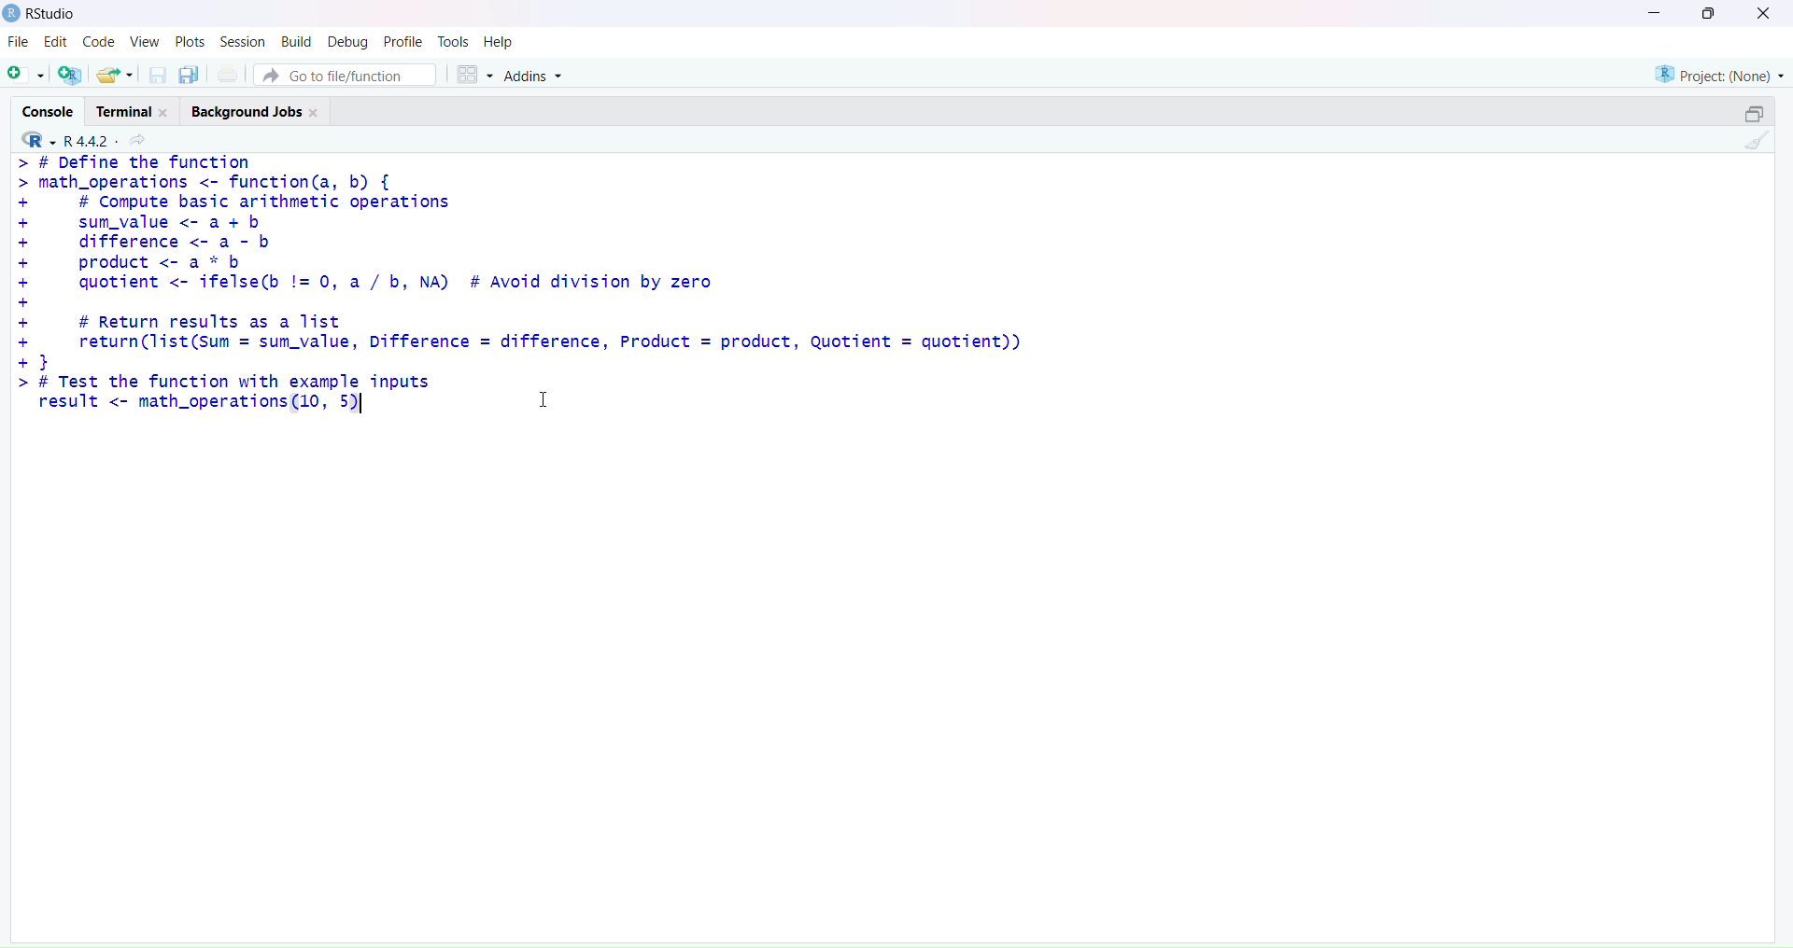 This screenshot has height=948, width=1793. I want to click on Maximize, so click(1754, 110).